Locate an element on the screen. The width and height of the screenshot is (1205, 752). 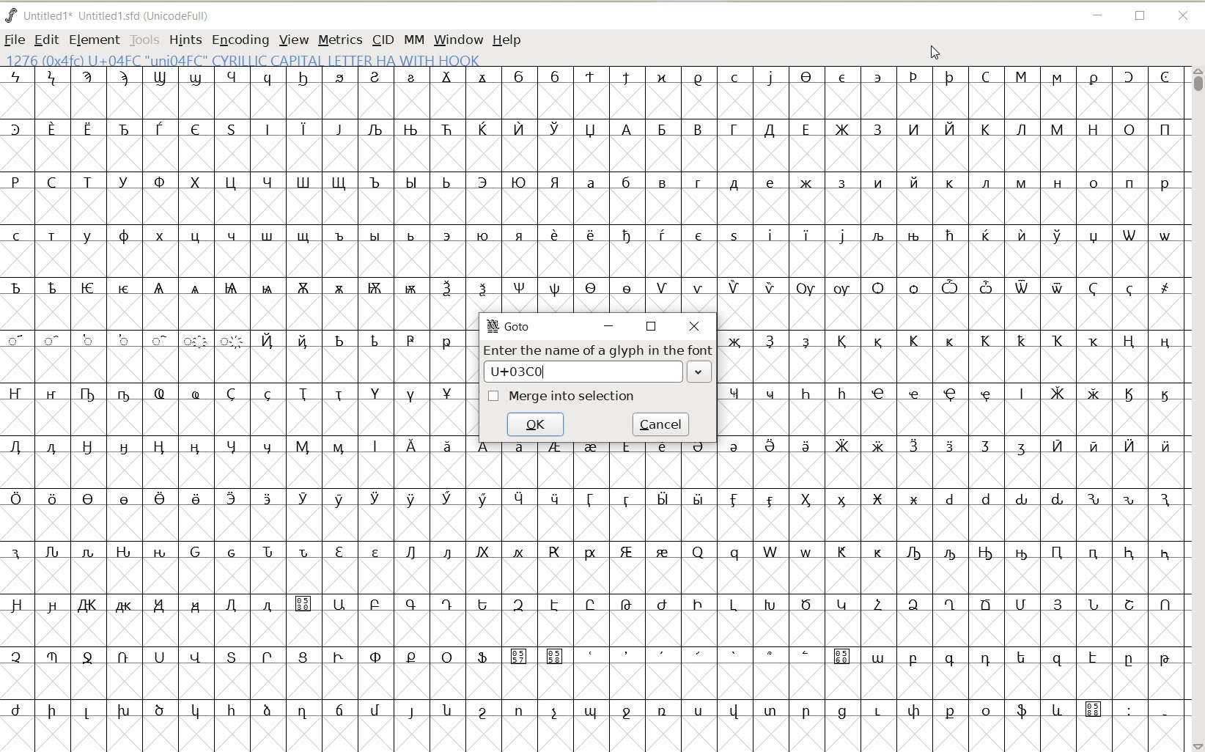
merge into selection is located at coordinates (563, 397).